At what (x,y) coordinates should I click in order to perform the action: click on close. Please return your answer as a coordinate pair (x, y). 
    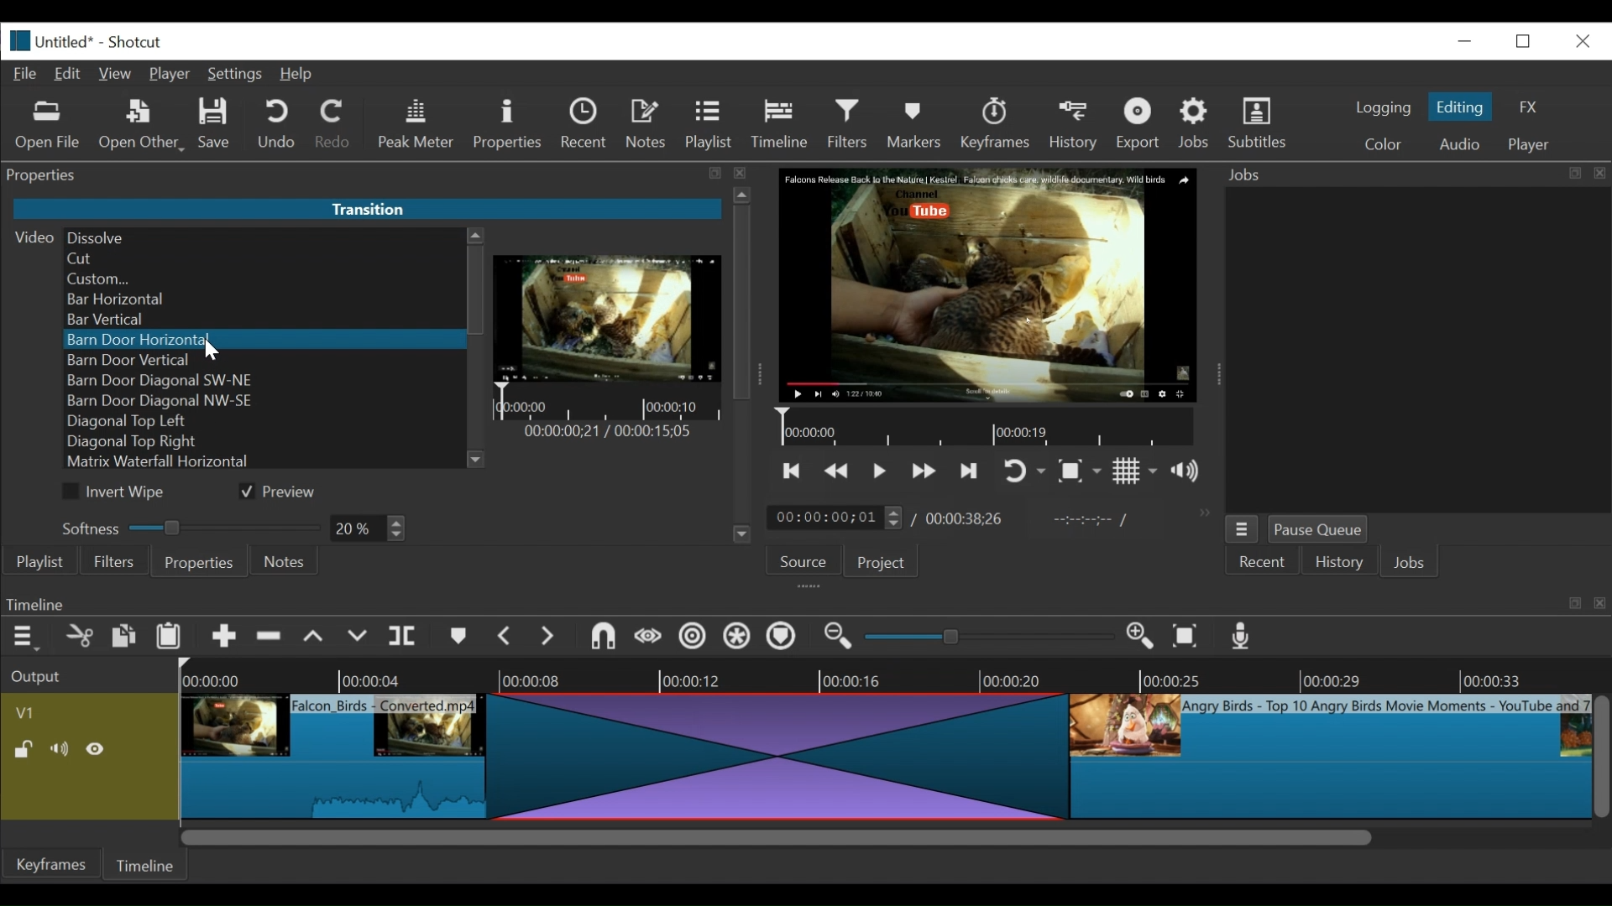
    Looking at the image, I should click on (1581, 39).